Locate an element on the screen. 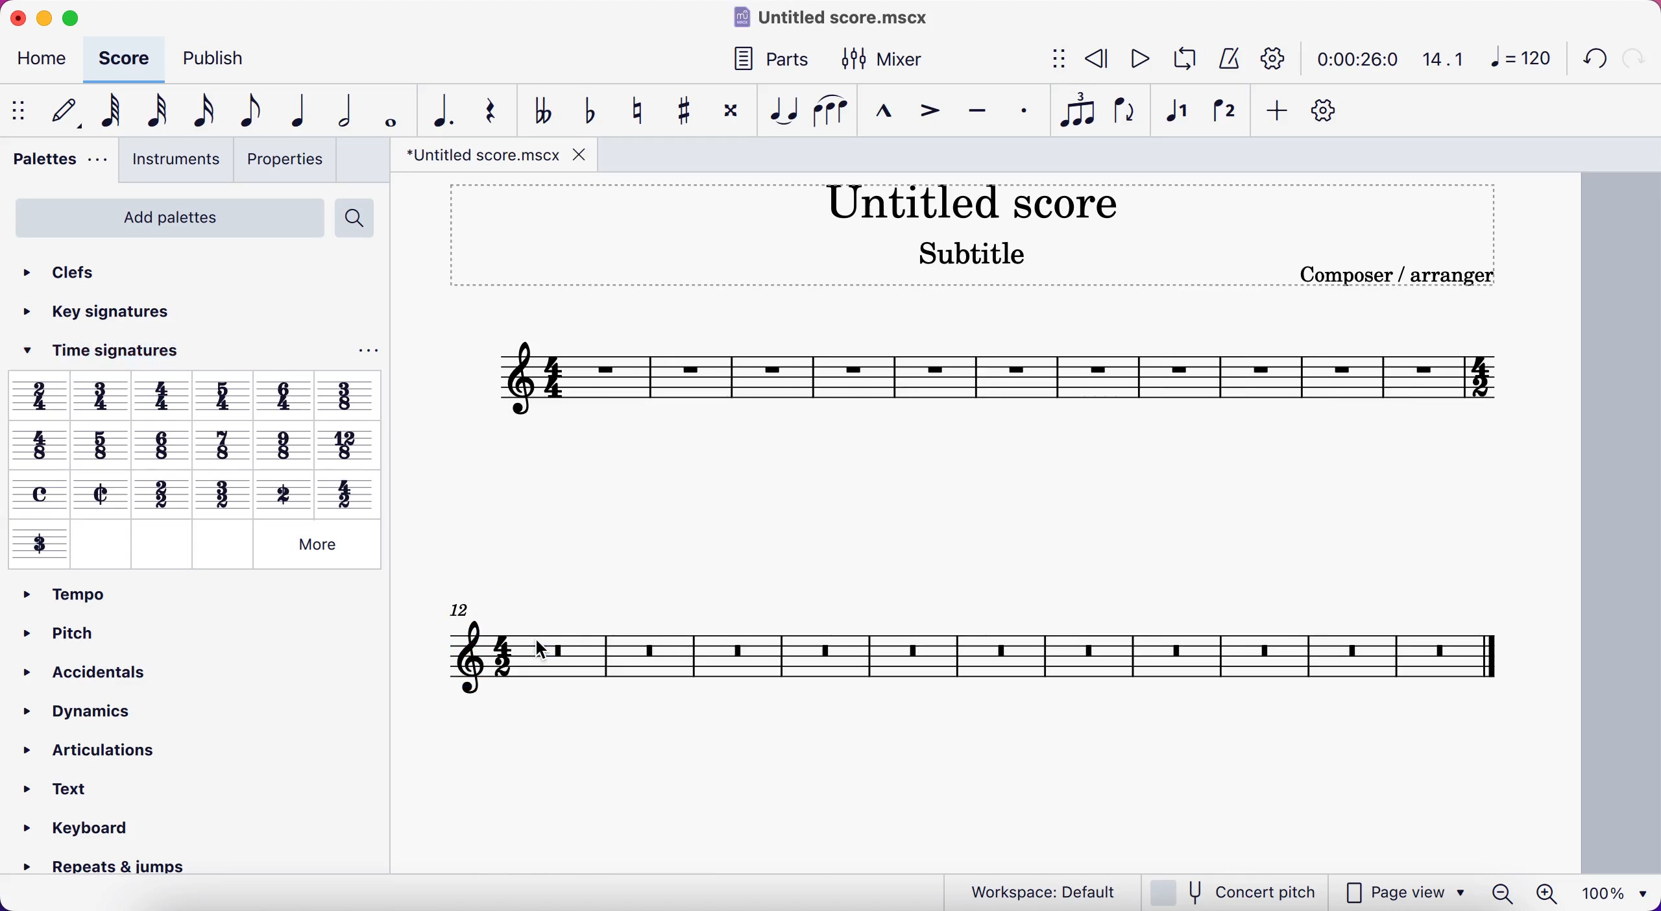  parts is located at coordinates (767, 58).